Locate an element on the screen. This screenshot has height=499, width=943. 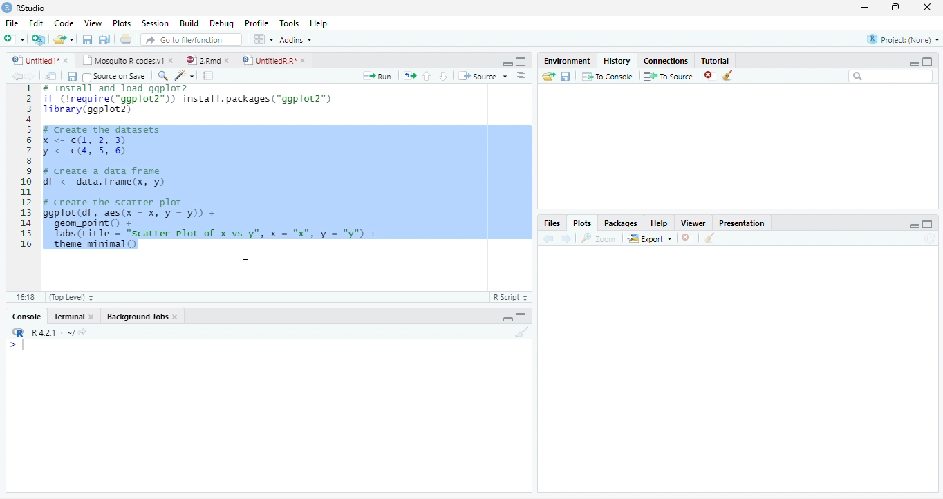
close is located at coordinates (170, 60).